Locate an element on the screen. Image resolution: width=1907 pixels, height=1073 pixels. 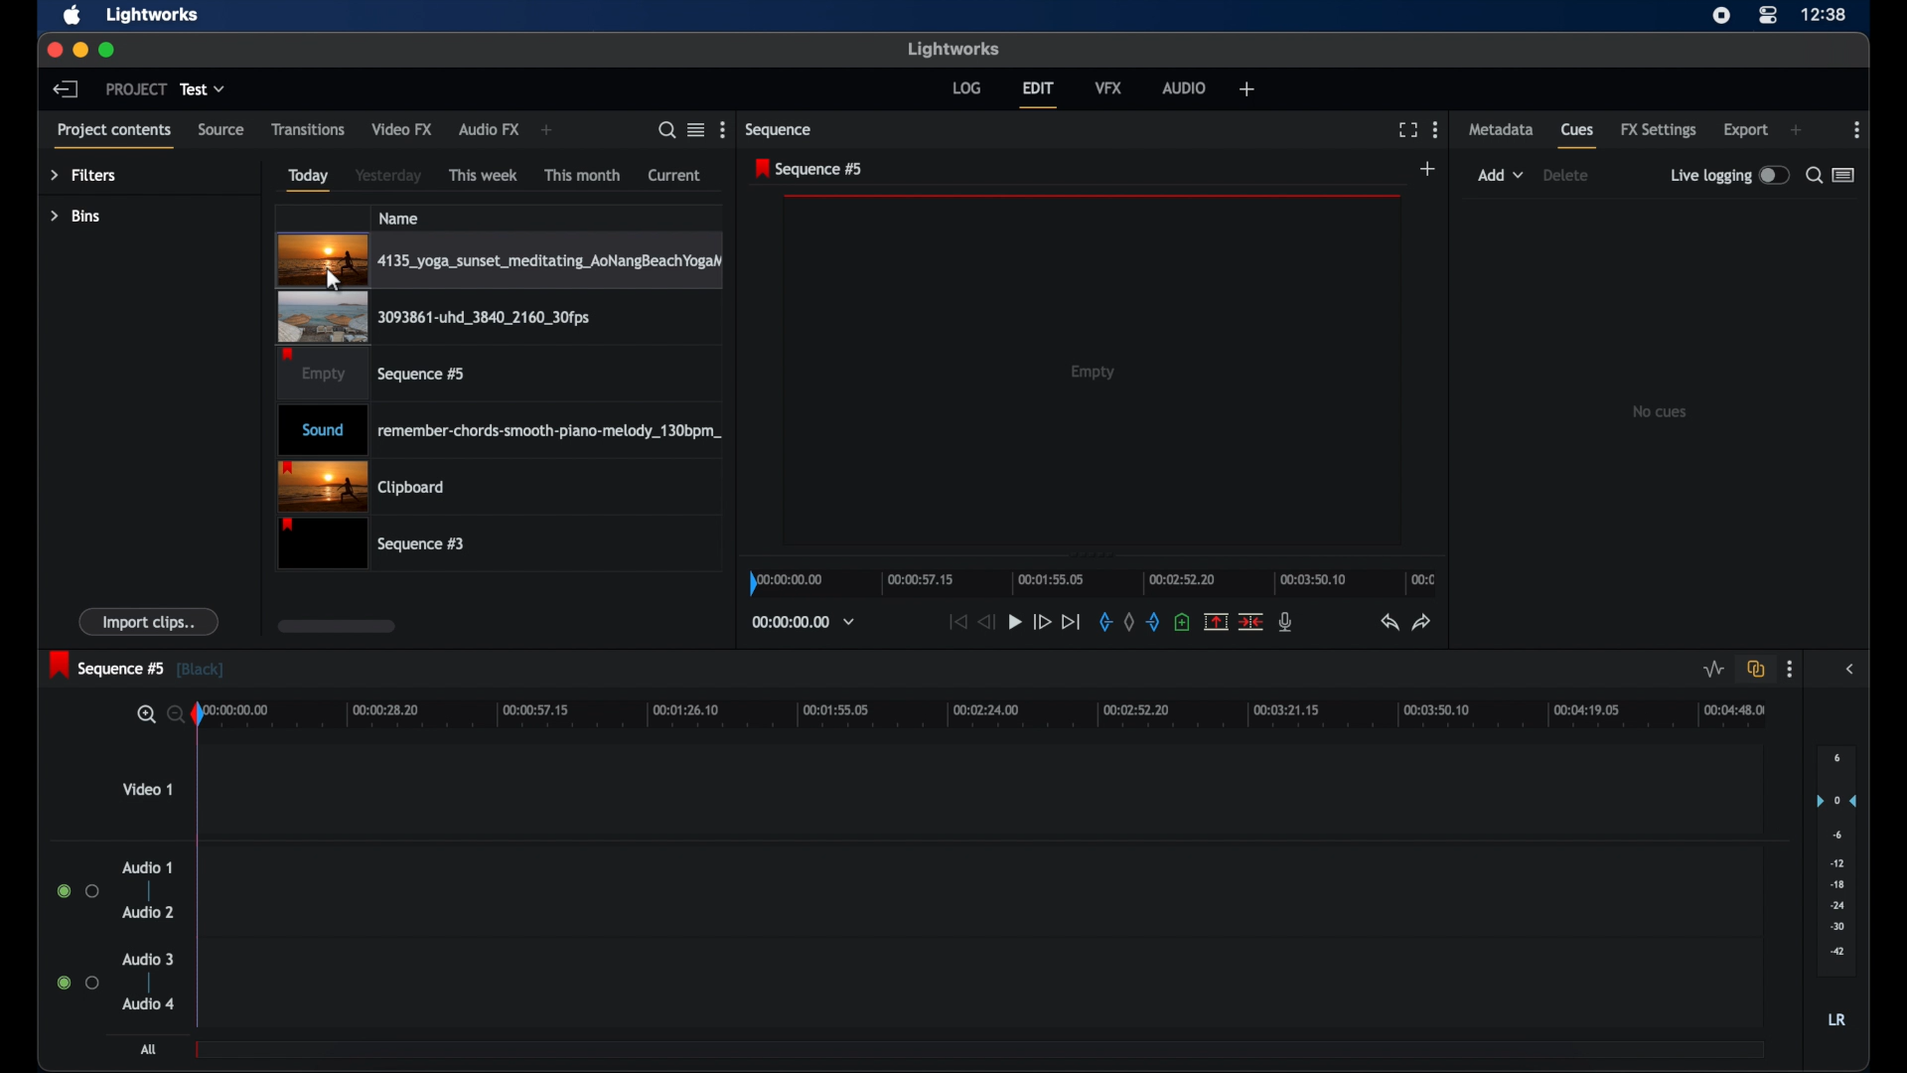
live logging is located at coordinates (1727, 175).